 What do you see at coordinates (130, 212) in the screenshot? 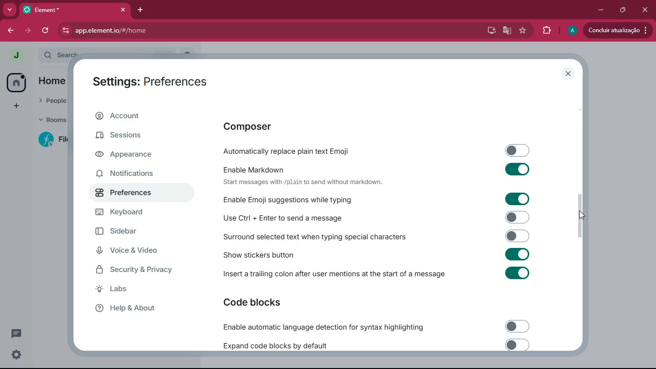
I see `keyboard` at bounding box center [130, 212].